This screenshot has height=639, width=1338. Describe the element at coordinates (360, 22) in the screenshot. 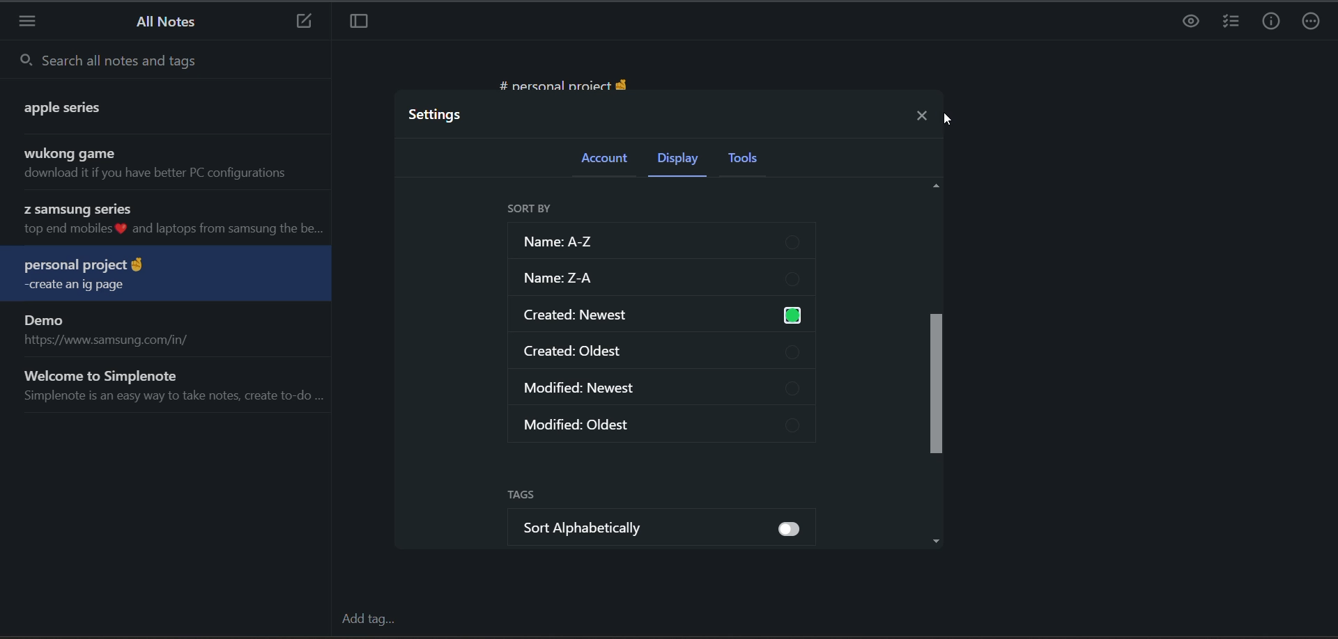

I see `toggle focus mode` at that location.